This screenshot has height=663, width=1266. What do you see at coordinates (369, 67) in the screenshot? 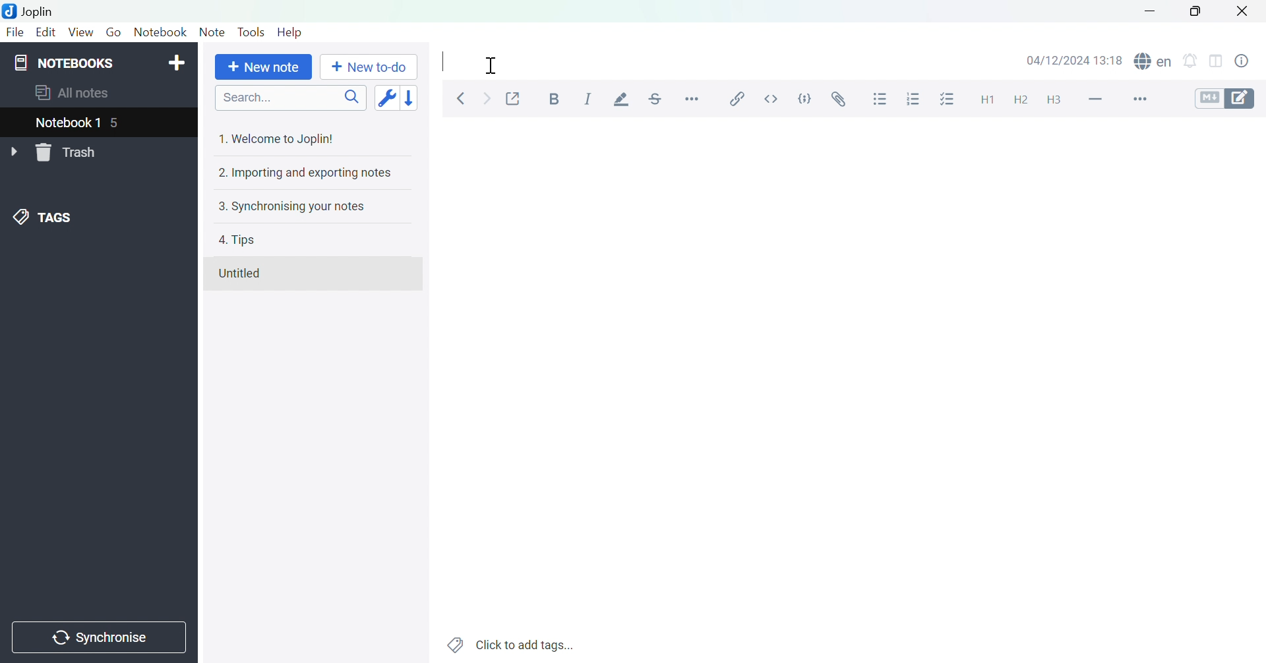
I see `New to-do` at bounding box center [369, 67].